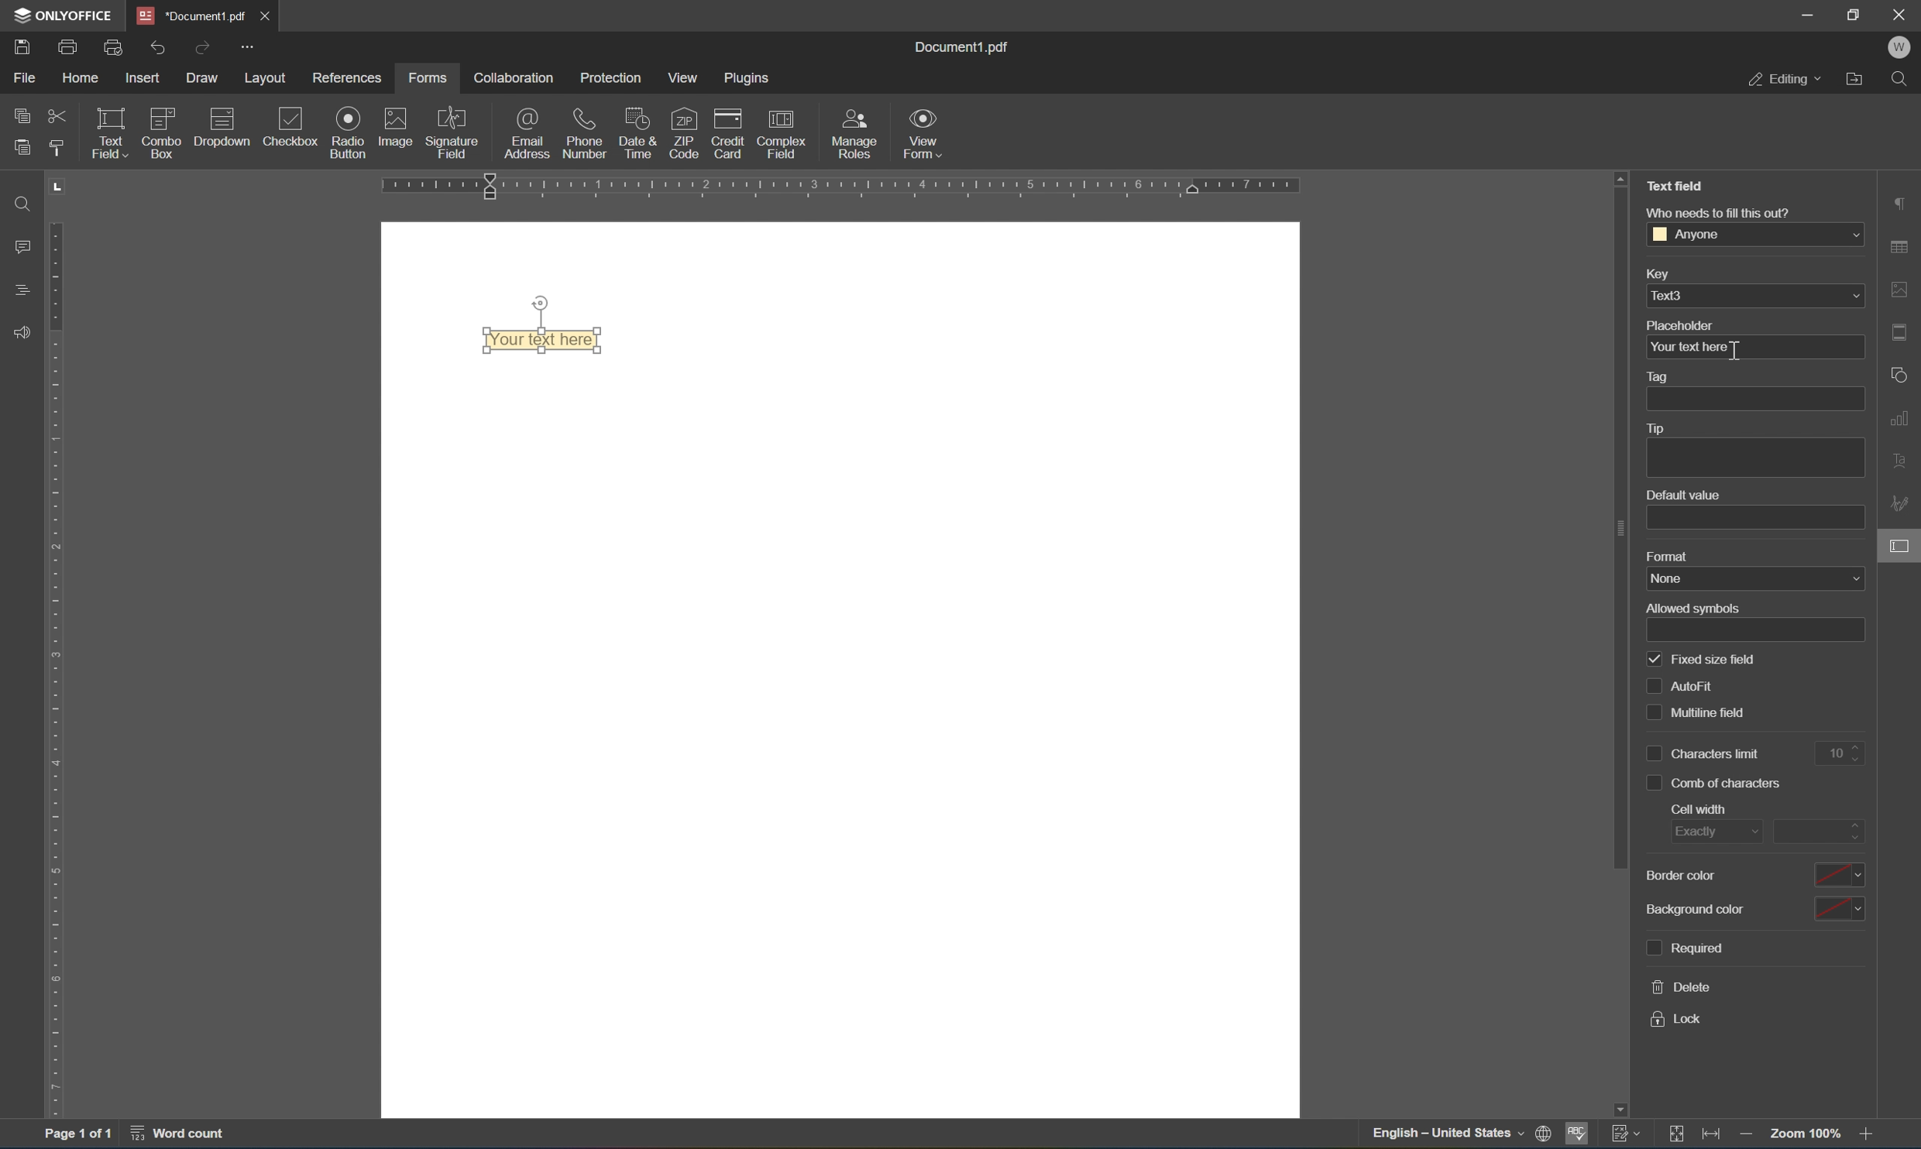  Describe the element at coordinates (1699, 808) in the screenshot. I see `cell width` at that location.